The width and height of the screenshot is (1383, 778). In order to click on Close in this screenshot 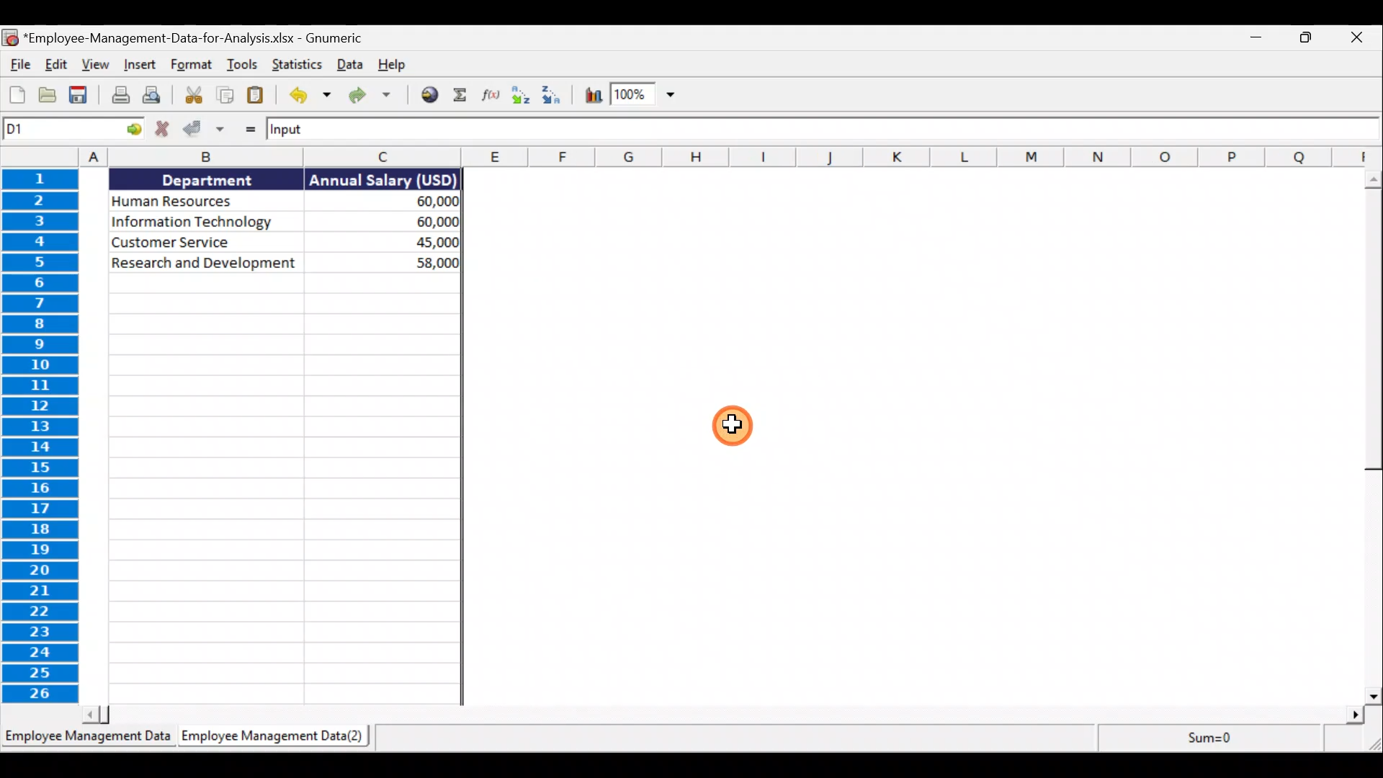, I will do `click(1360, 36)`.